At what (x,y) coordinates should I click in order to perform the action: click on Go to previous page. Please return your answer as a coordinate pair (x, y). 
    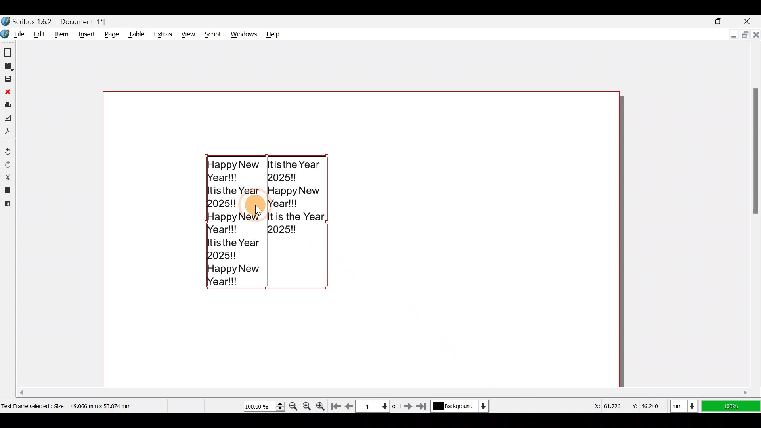
    Looking at the image, I should click on (349, 405).